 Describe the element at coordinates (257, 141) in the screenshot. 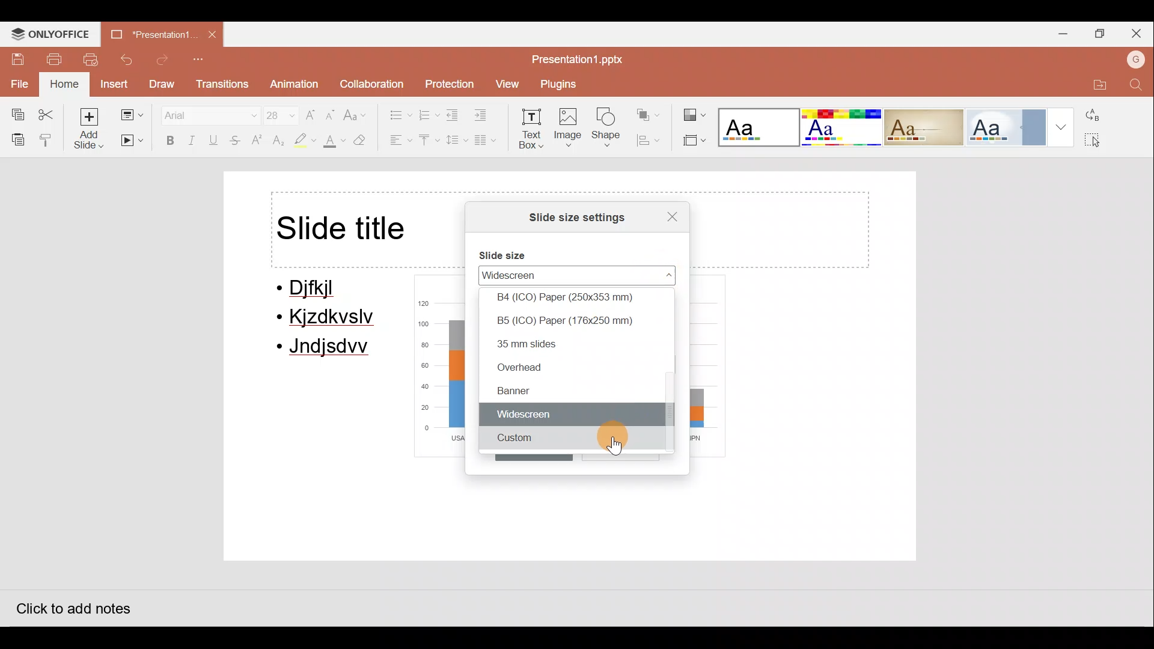

I see `Superscript` at that location.